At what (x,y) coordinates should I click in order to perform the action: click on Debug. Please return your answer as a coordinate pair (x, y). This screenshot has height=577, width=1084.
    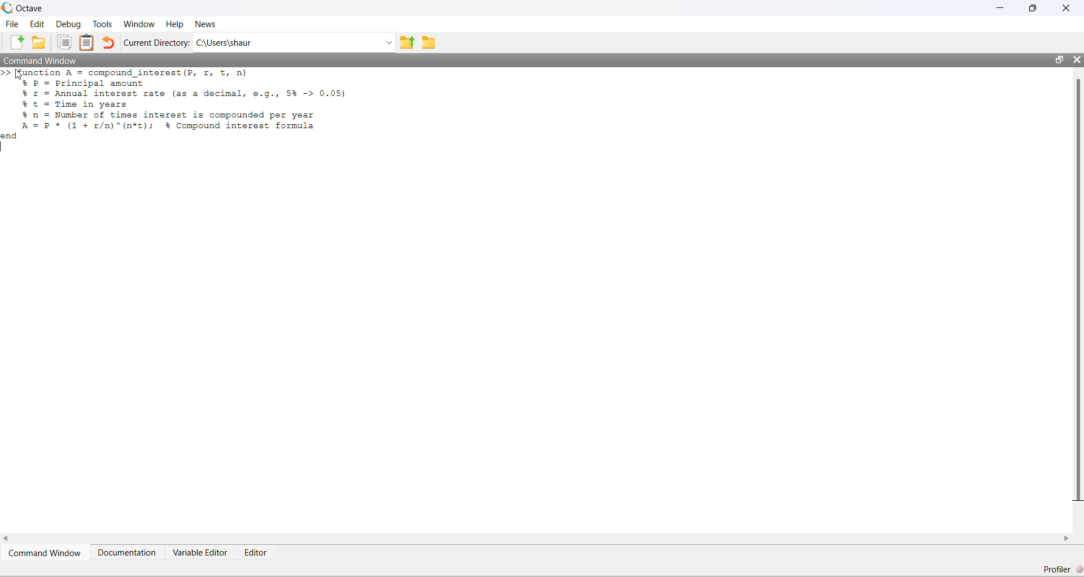
    Looking at the image, I should click on (68, 24).